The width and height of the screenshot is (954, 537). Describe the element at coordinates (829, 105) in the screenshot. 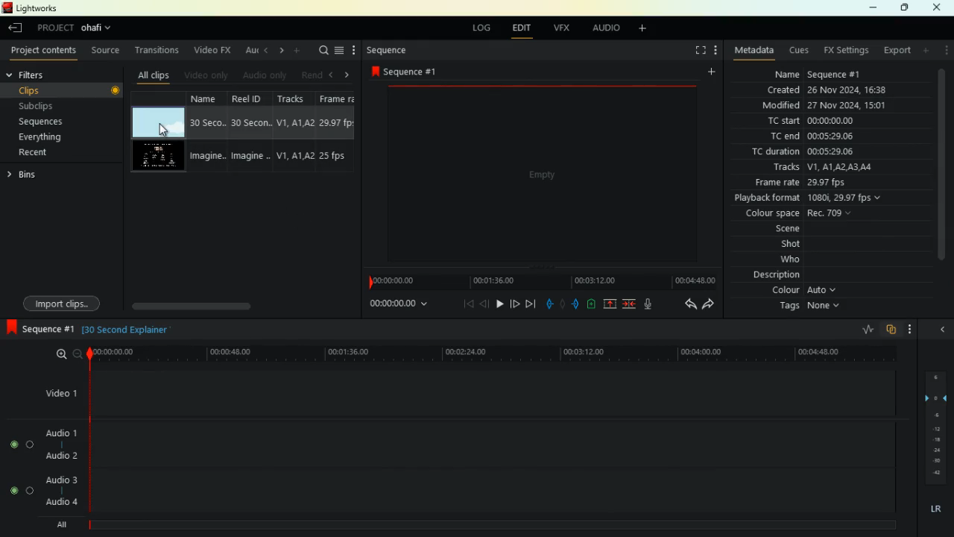

I see `modified 27 Nov 2024, 15:01` at that location.